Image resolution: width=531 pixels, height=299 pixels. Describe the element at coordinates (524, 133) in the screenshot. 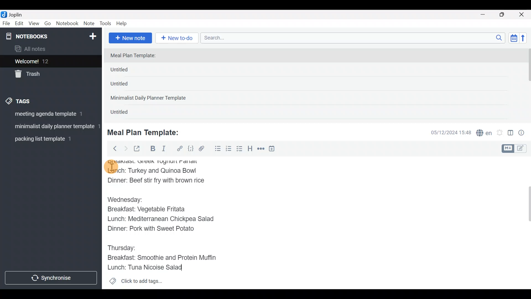

I see `Note properties` at that location.